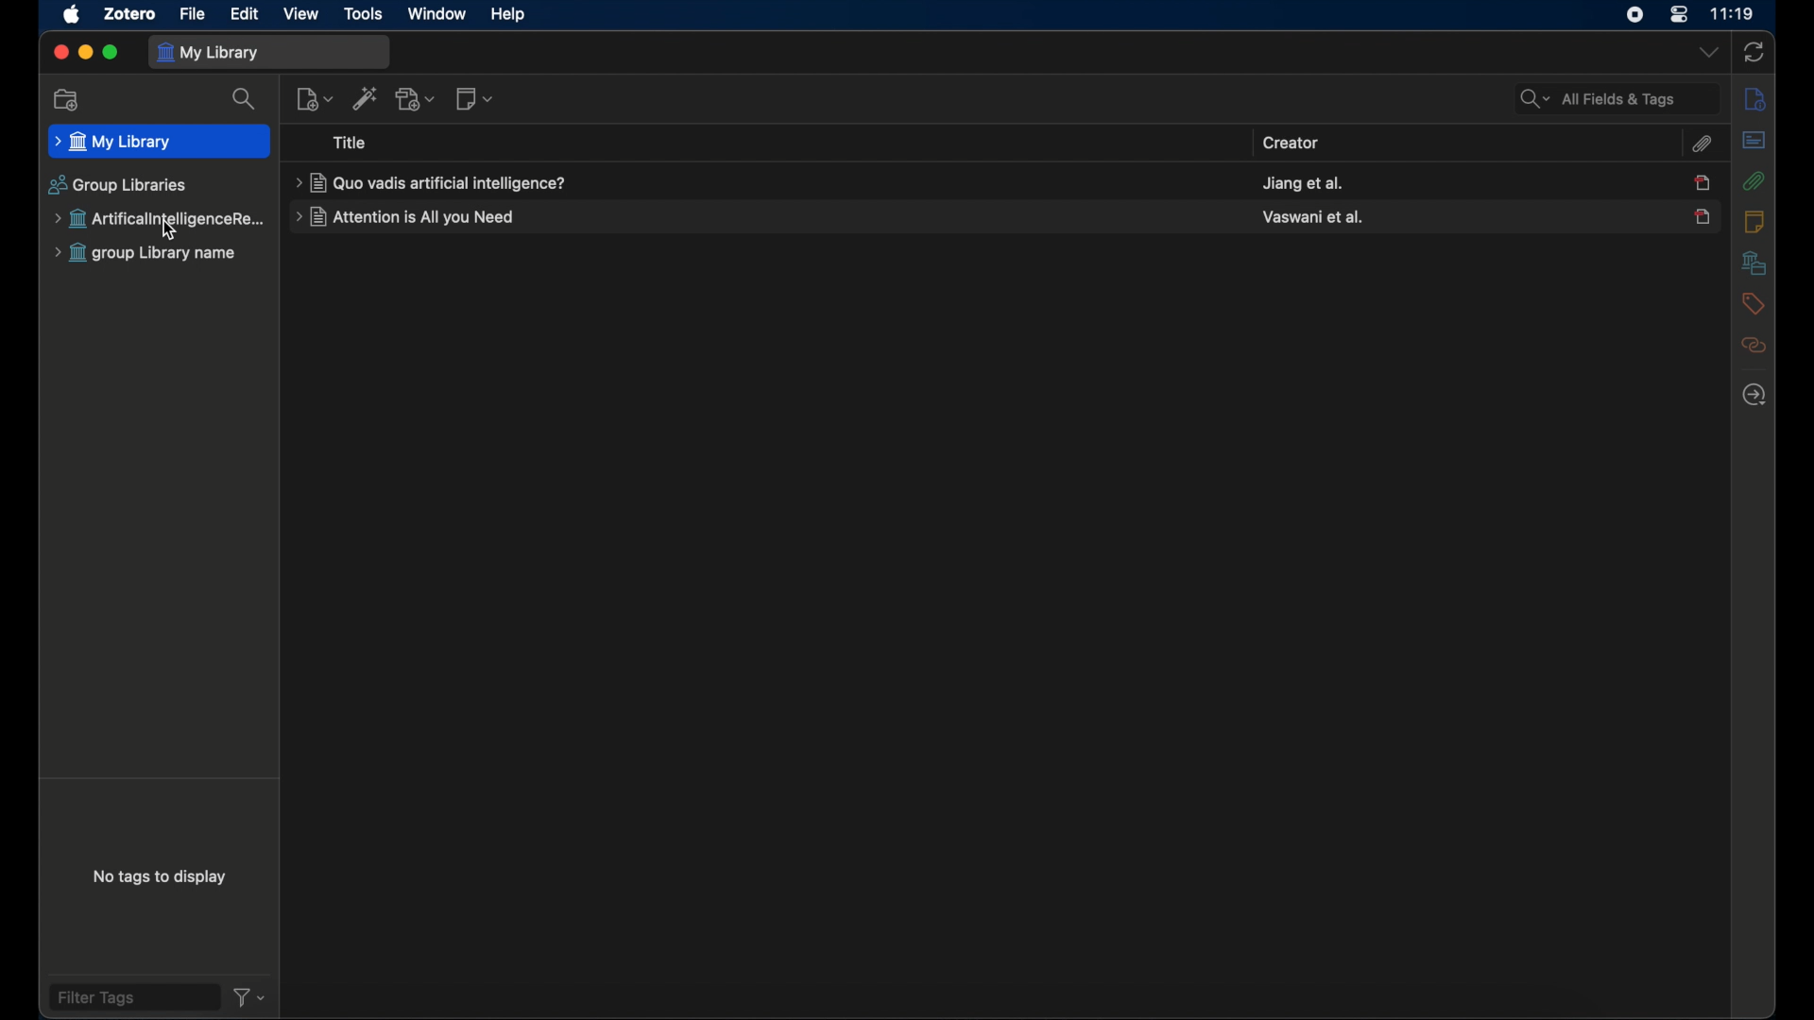 This screenshot has height=1020, width=1814. What do you see at coordinates (1634, 15) in the screenshot?
I see `screen recorder` at bounding box center [1634, 15].